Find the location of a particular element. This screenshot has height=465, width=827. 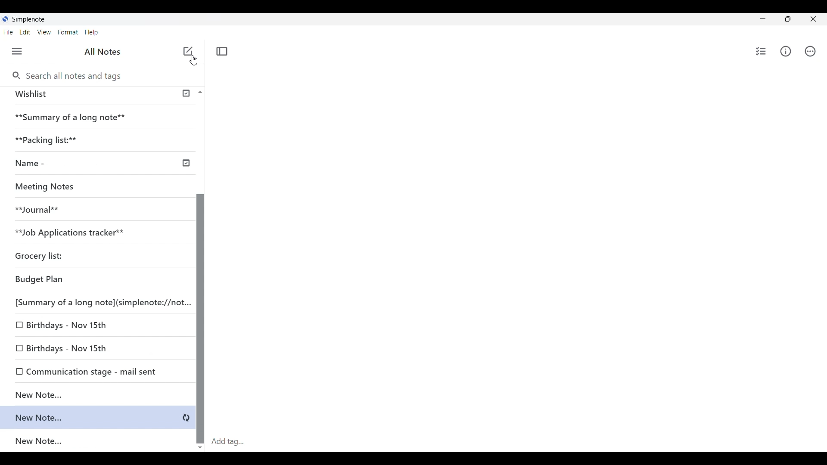

[Summary of a long note](simplenote://not. is located at coordinates (96, 303).